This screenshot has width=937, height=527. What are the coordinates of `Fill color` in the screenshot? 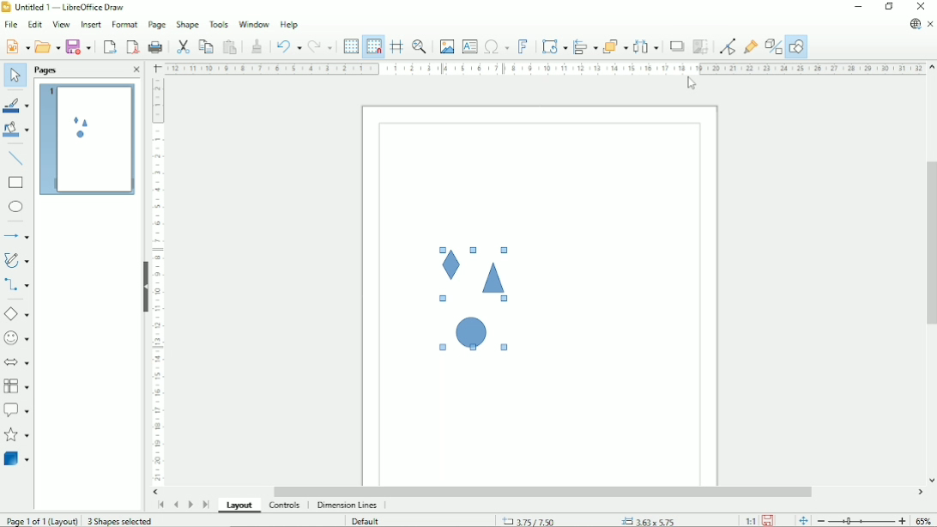 It's located at (16, 130).